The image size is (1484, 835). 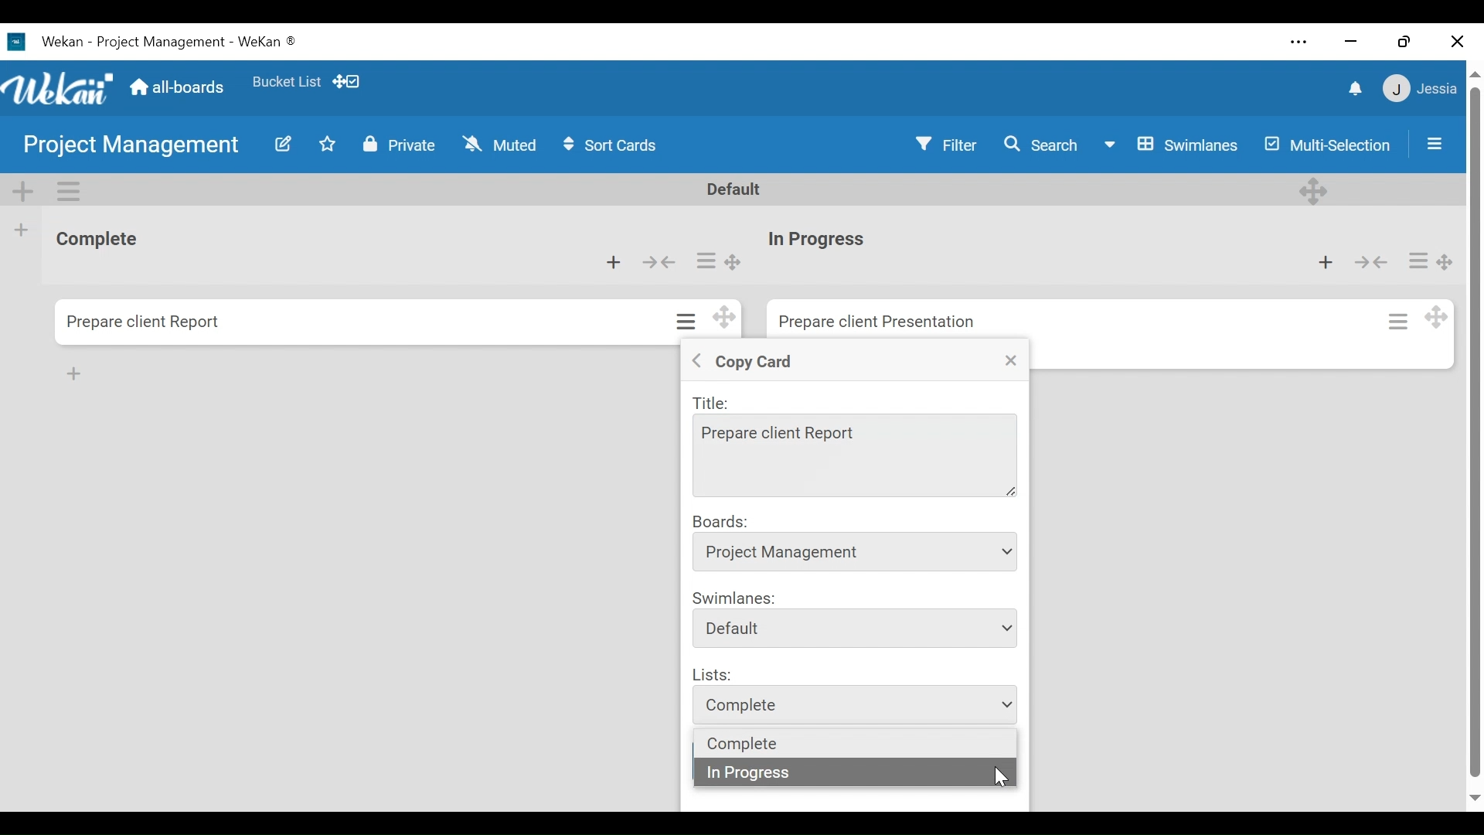 What do you see at coordinates (708, 257) in the screenshot?
I see `Card actions` at bounding box center [708, 257].